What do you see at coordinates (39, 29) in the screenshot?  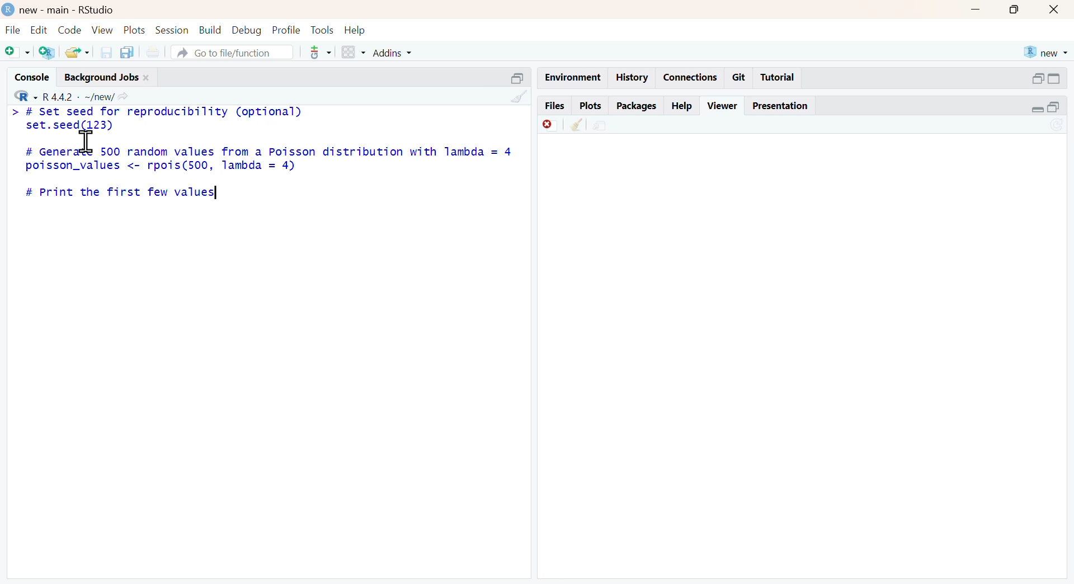 I see `edit` at bounding box center [39, 29].